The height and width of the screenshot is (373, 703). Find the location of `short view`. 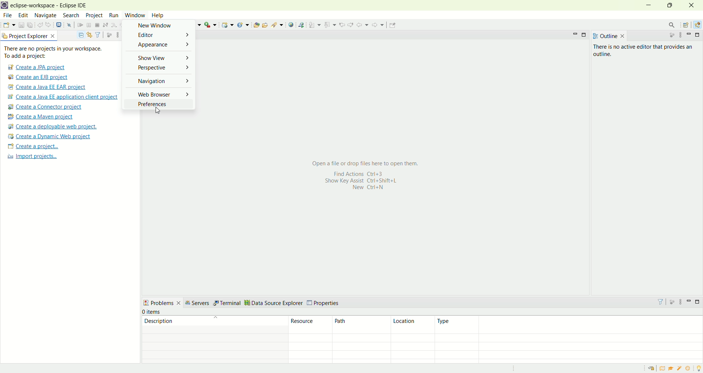

short view is located at coordinates (160, 57).